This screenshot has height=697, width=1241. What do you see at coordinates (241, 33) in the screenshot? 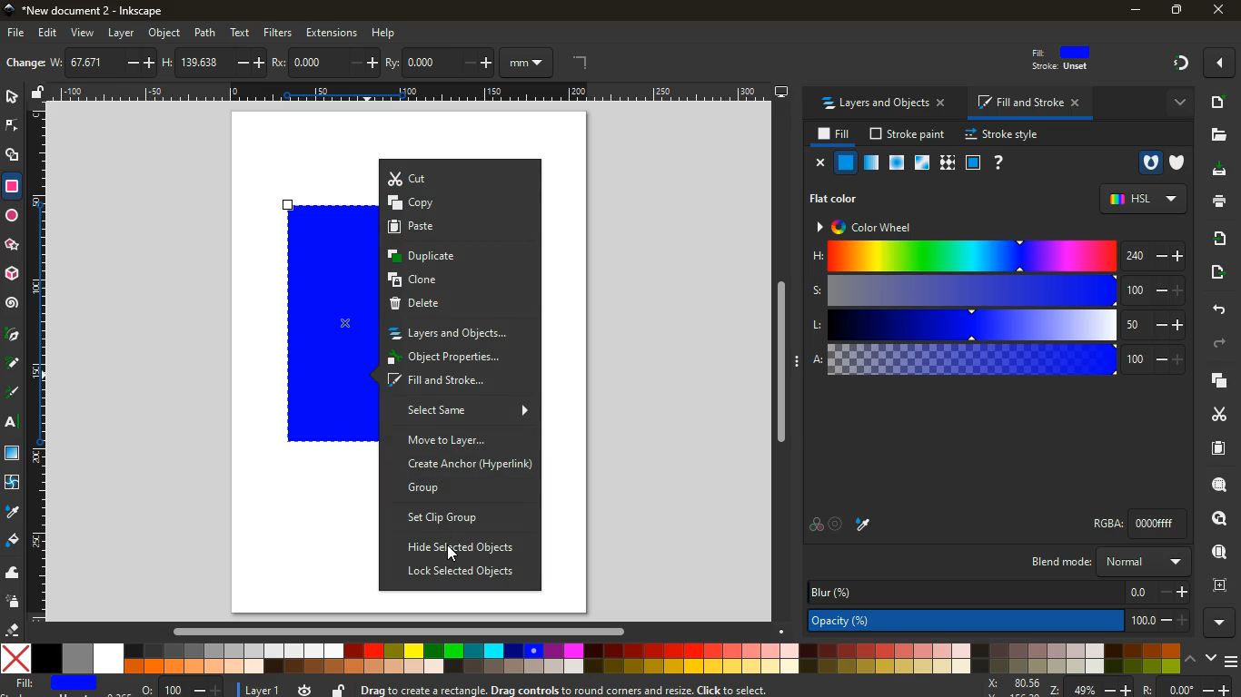
I see `text` at bounding box center [241, 33].